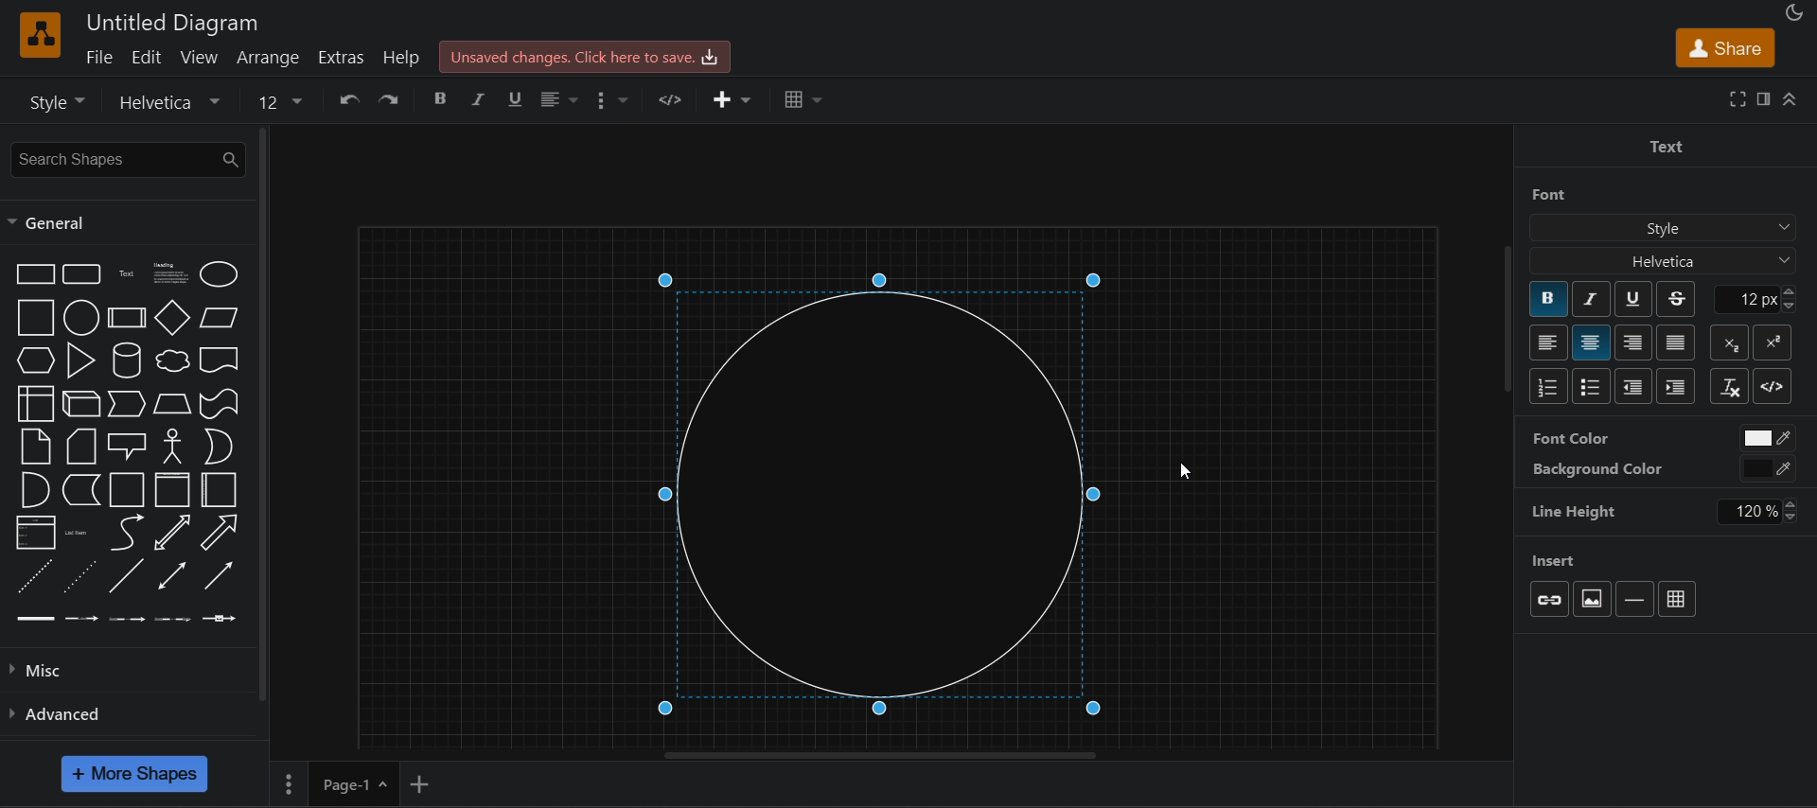  I want to click on font size, so click(276, 103).